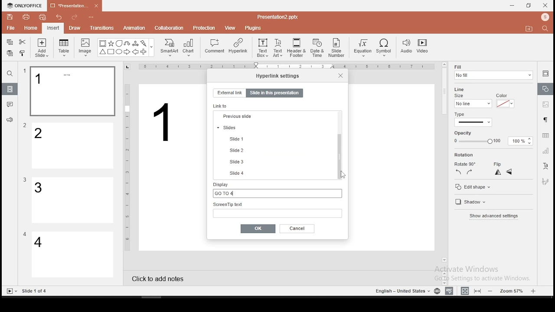 This screenshot has width=555, height=312. Describe the element at coordinates (317, 48) in the screenshot. I see `date and time` at that location.